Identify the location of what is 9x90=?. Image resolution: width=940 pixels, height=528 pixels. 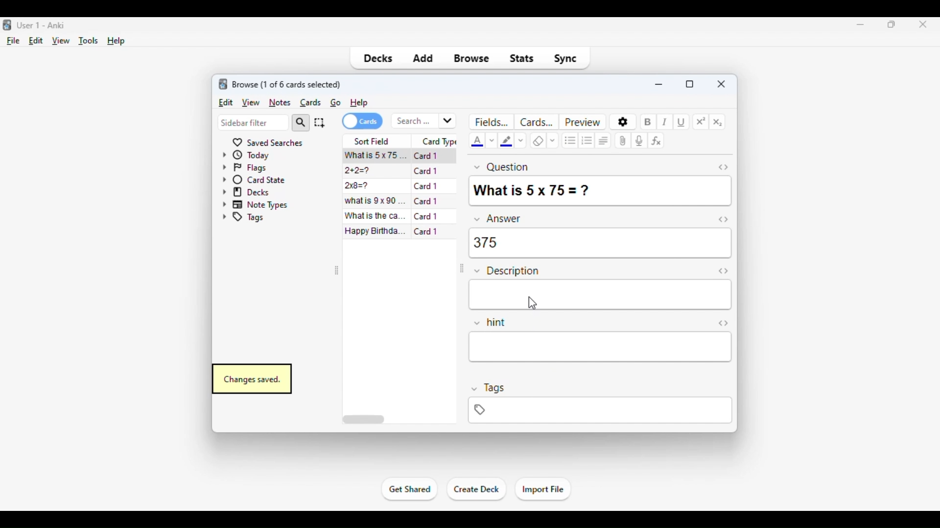
(375, 200).